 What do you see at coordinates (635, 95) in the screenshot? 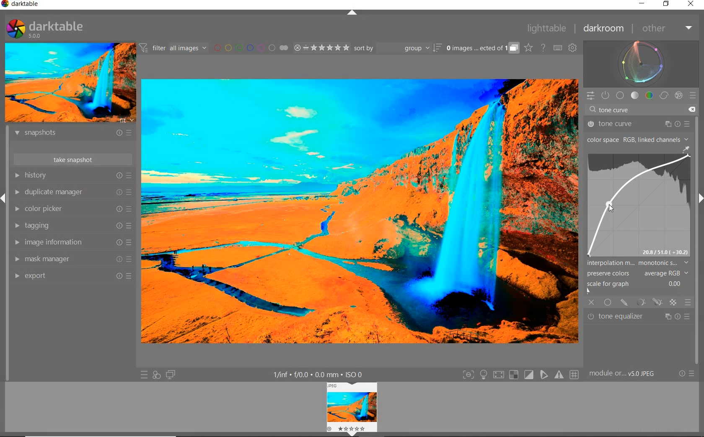
I see `tone` at bounding box center [635, 95].